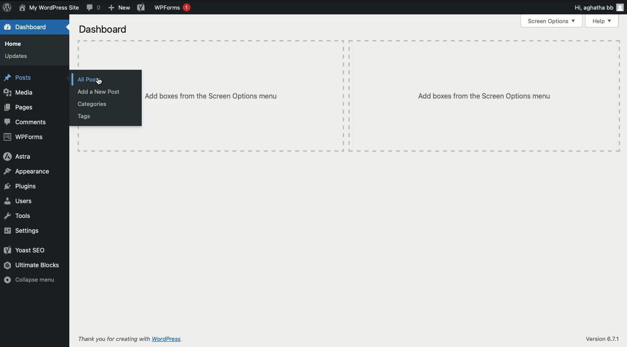 The height and width of the screenshot is (347, 627). What do you see at coordinates (49, 8) in the screenshot?
I see `Name` at bounding box center [49, 8].